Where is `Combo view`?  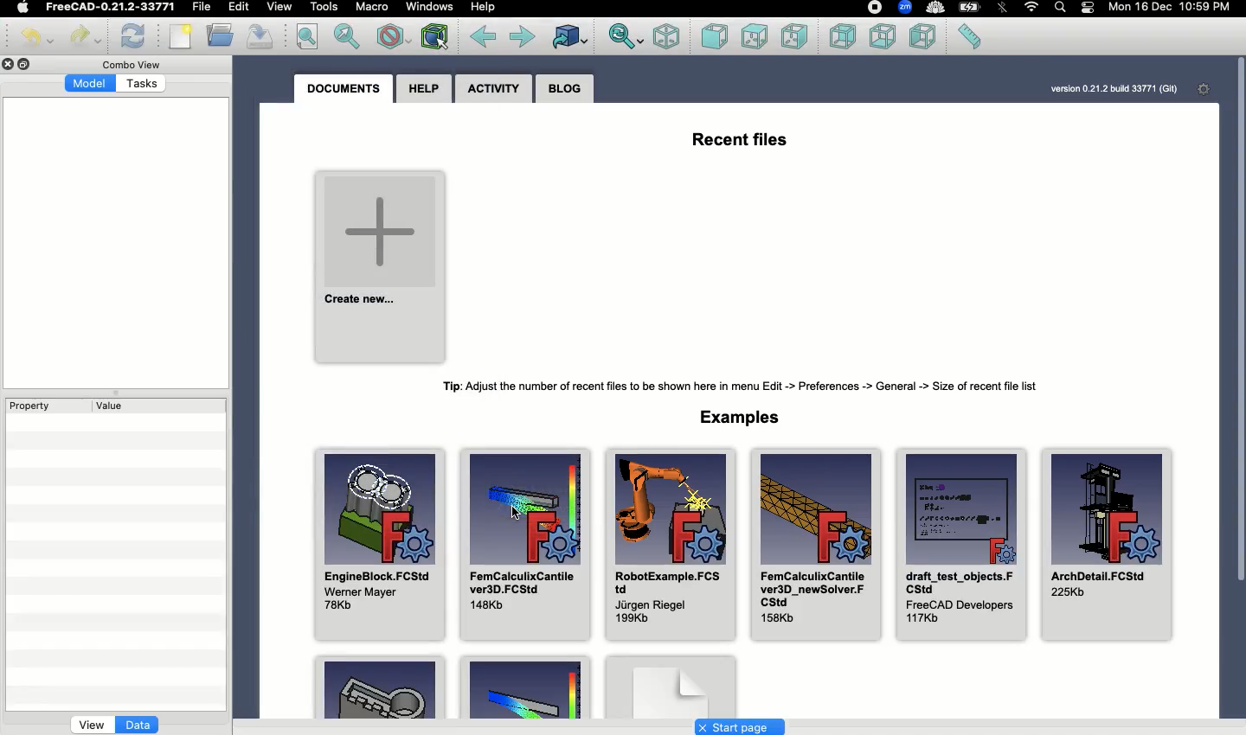 Combo view is located at coordinates (137, 64).